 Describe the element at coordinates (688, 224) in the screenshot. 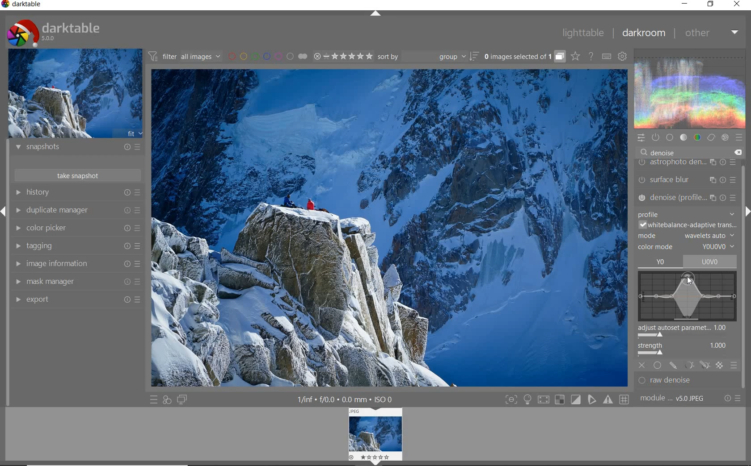

I see `WHITEBALANCE-ADAPTIVE TRANS...` at that location.